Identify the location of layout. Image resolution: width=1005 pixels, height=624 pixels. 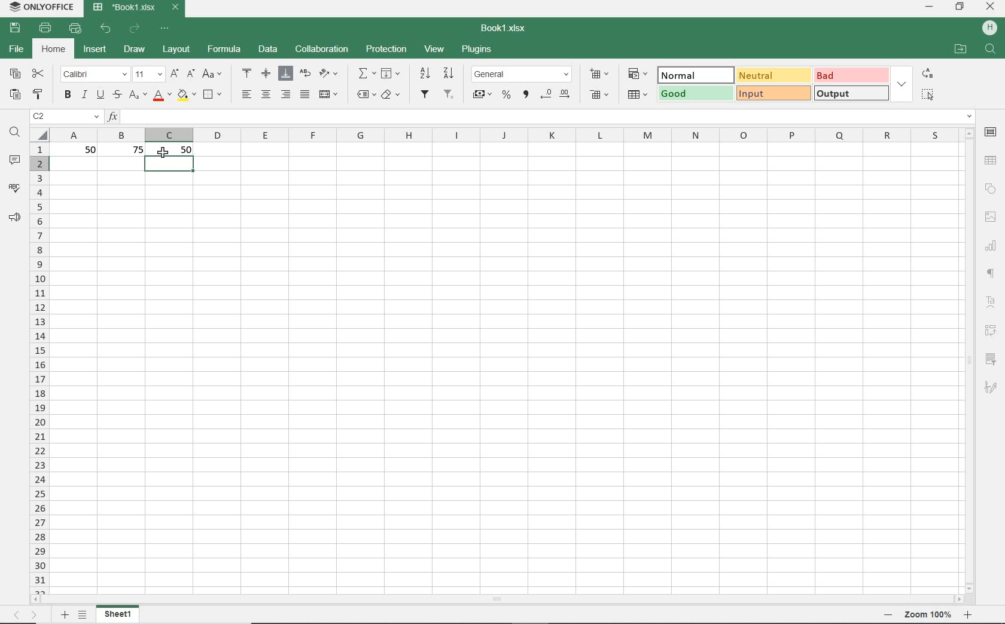
(175, 50).